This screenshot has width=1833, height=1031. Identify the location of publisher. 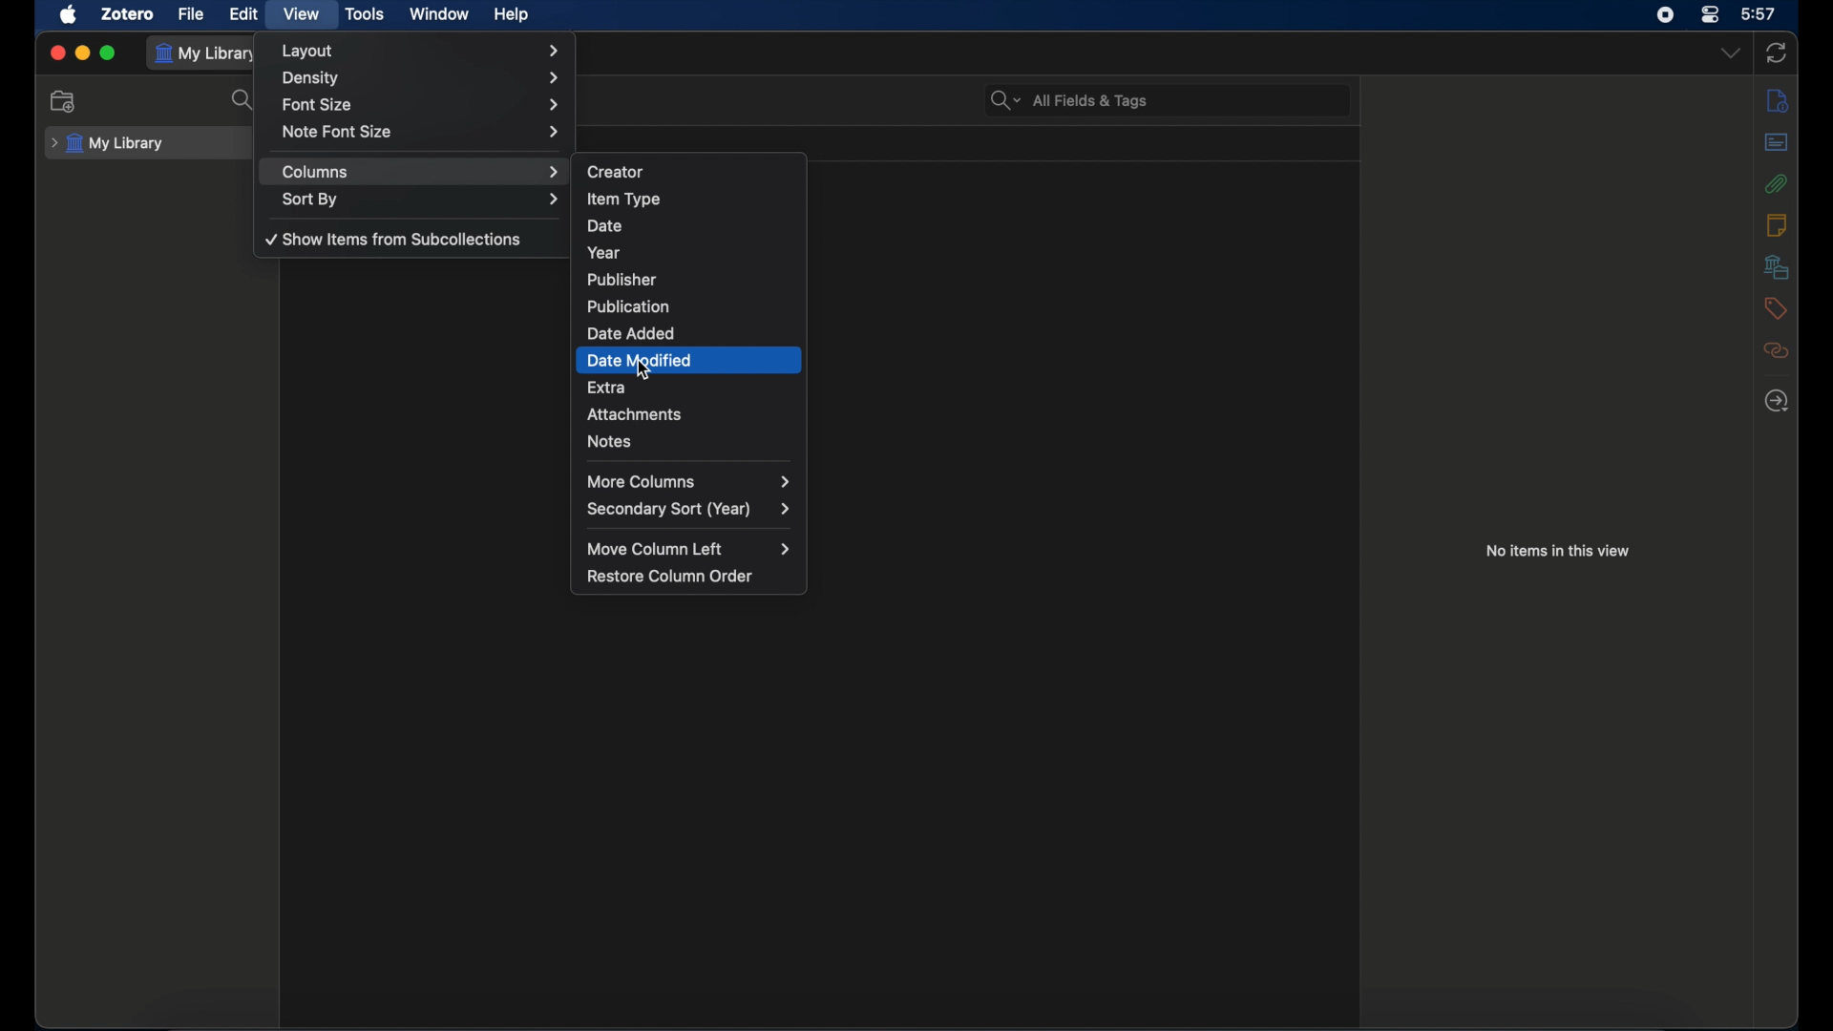
(691, 278).